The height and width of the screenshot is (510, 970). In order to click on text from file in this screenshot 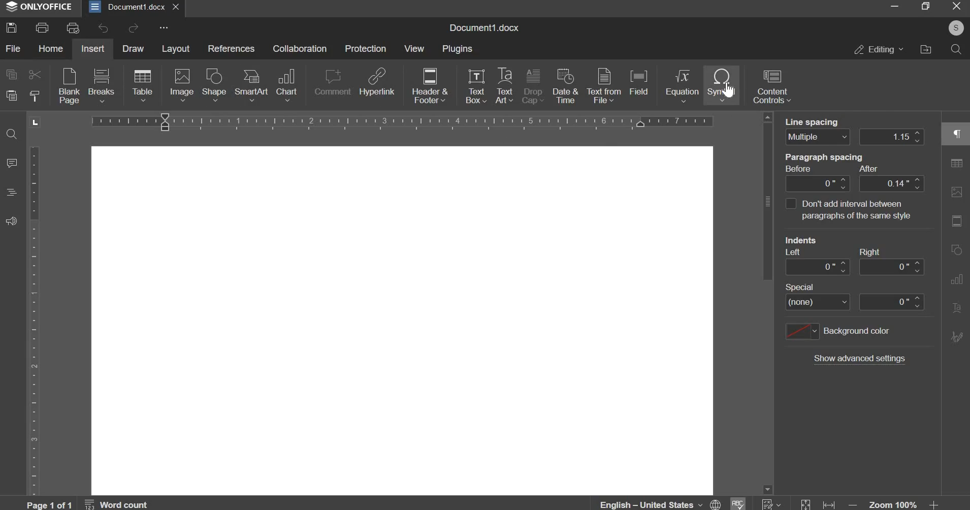, I will do `click(605, 85)`.